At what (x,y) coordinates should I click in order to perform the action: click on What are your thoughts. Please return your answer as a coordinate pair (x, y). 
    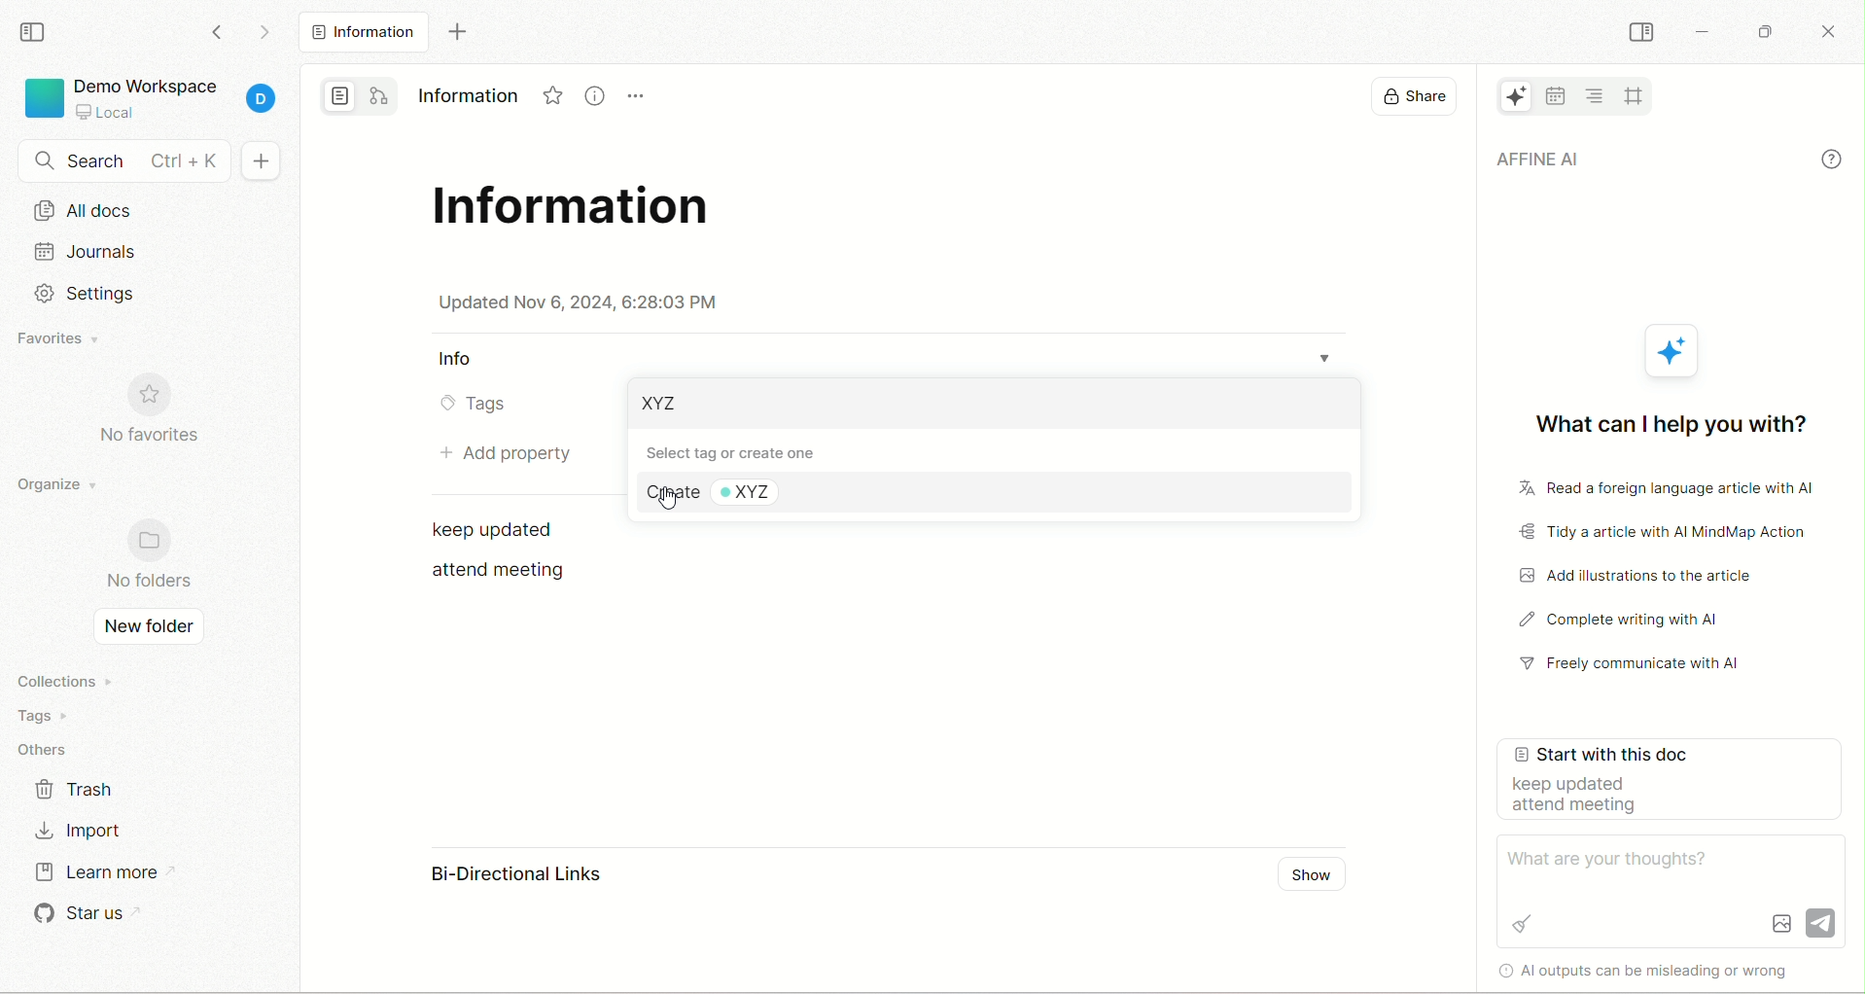
    Looking at the image, I should click on (1616, 859).